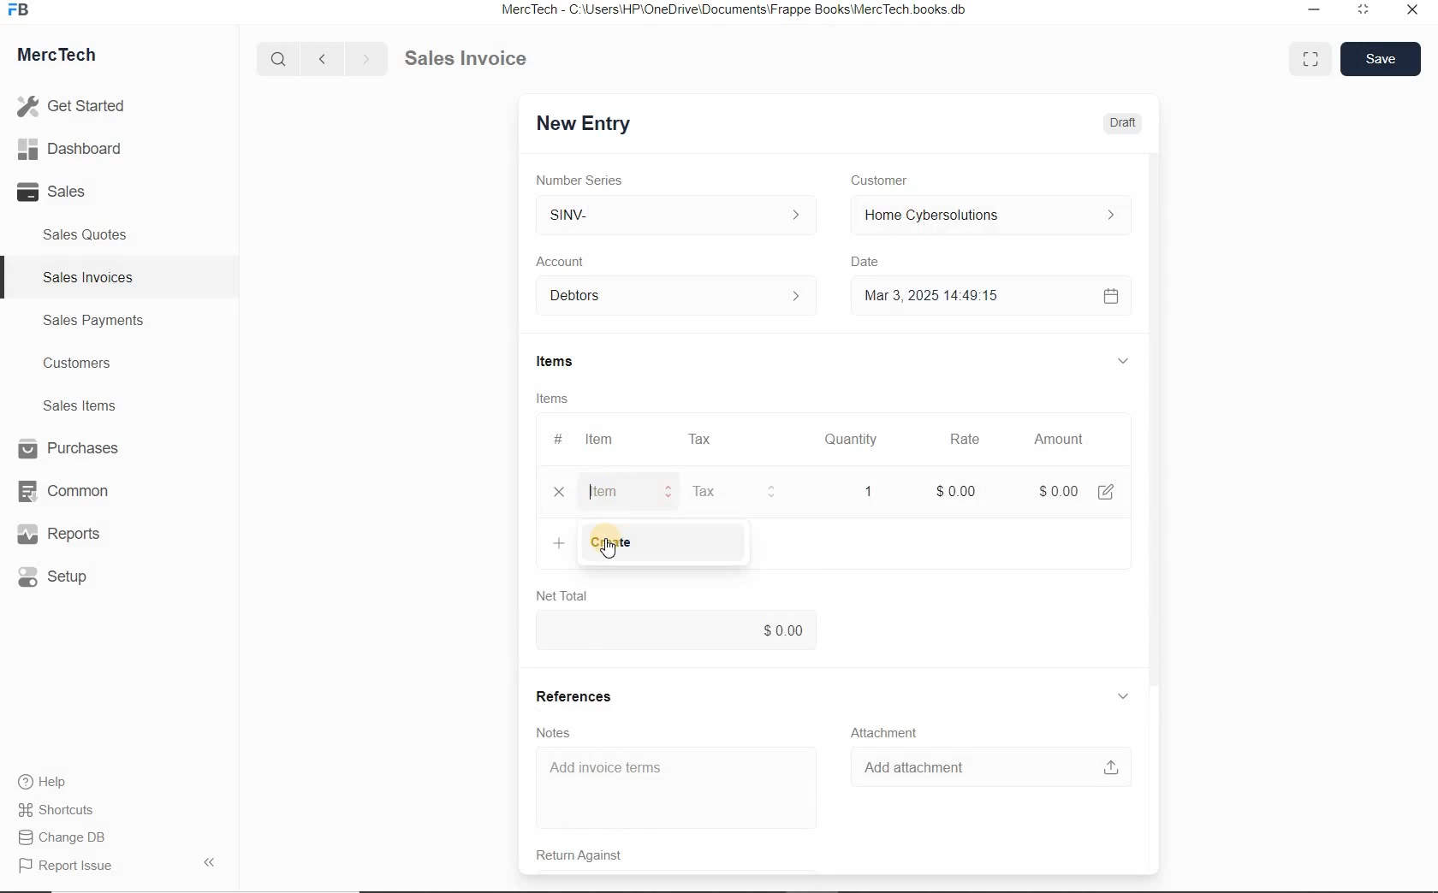 This screenshot has width=1438, height=893. I want to click on Tax, so click(700, 438).